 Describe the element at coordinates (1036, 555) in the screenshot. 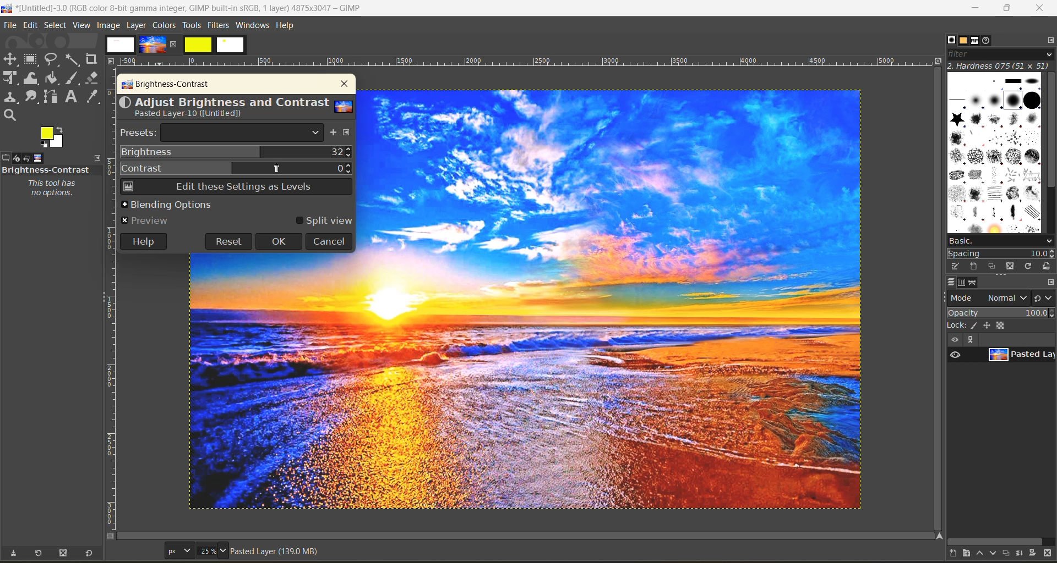

I see `add a mask` at that location.